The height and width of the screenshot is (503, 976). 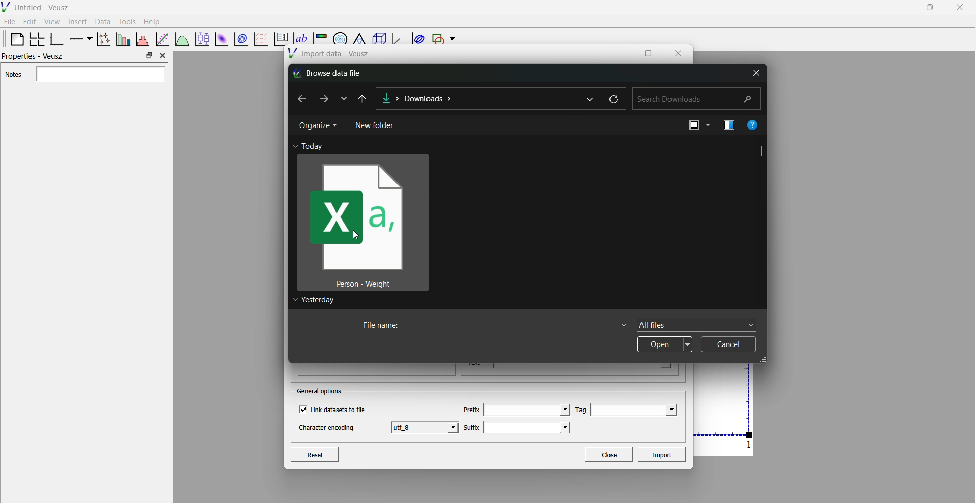 I want to click on dropdown, so click(x=345, y=99).